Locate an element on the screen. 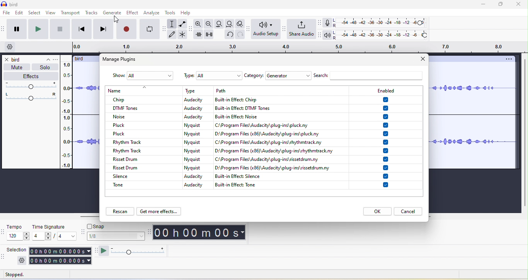 The image size is (528, 280). recording level is located at coordinates (383, 23).